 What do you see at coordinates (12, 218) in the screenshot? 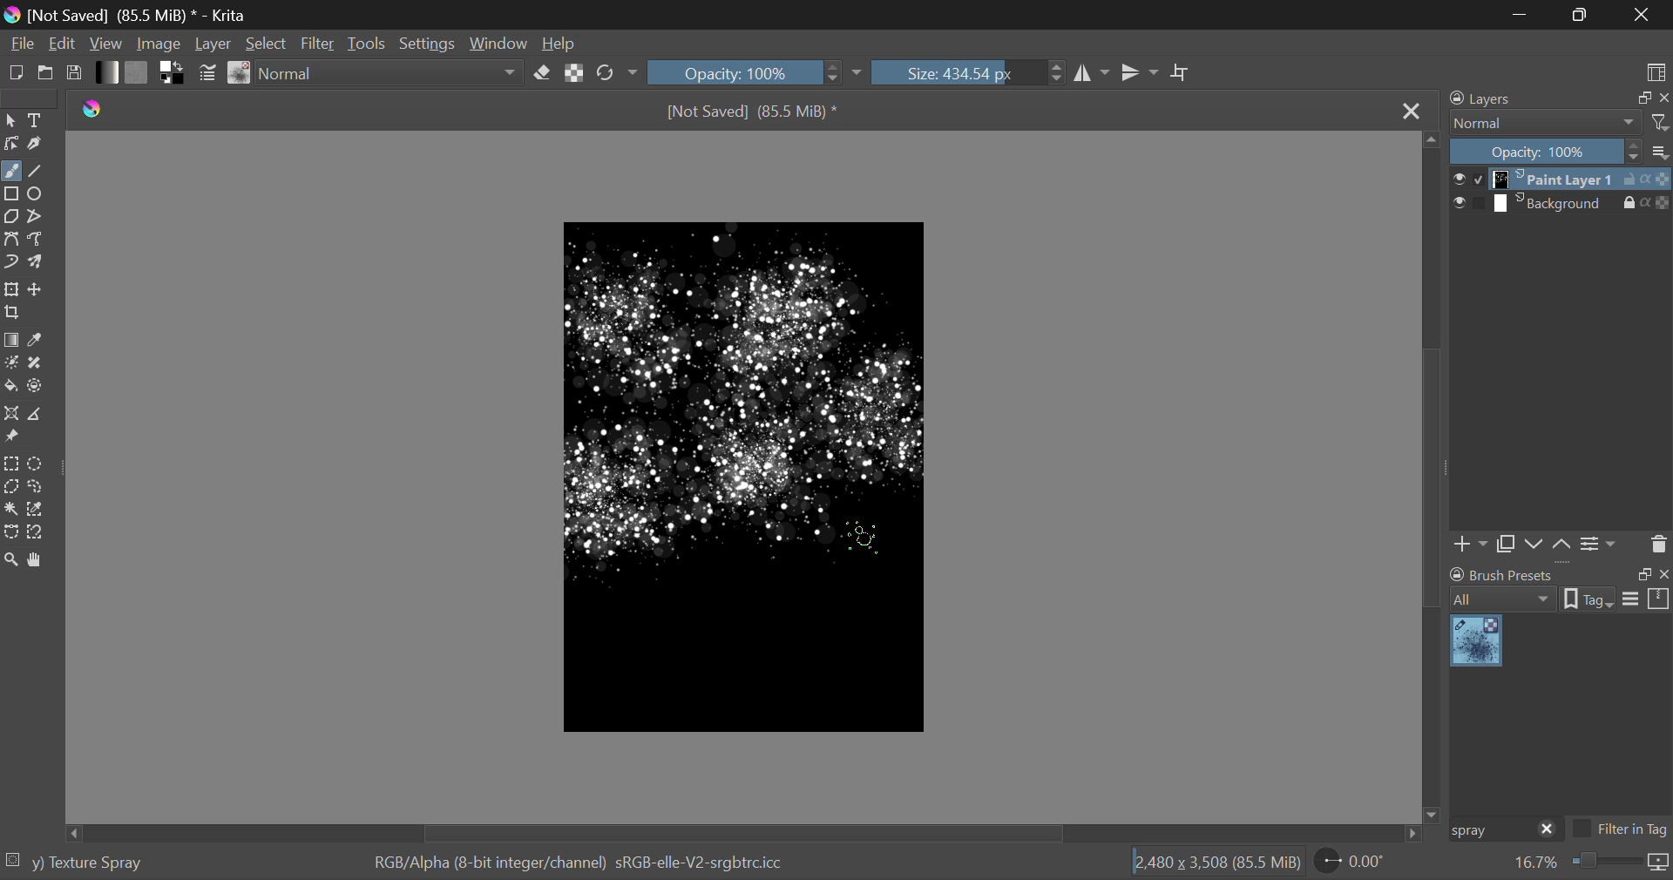
I see `Polygon` at bounding box center [12, 218].